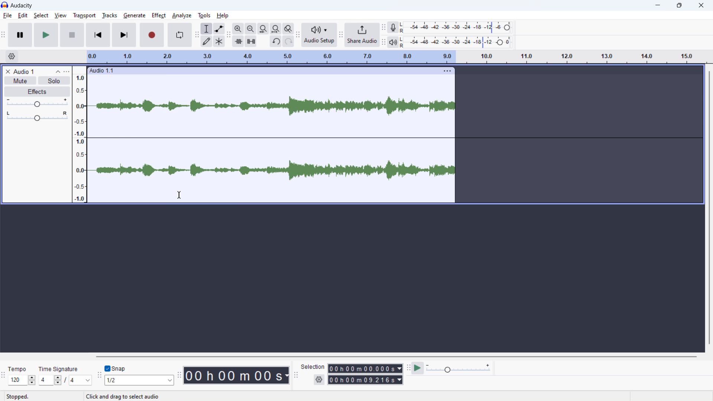 Image resolution: width=713 pixels, height=401 pixels. I want to click on view, so click(60, 15).